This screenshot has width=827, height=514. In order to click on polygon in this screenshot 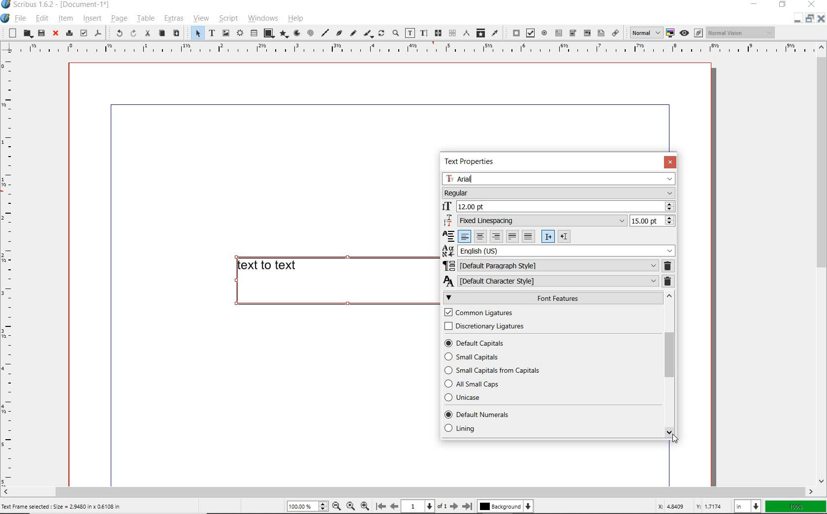, I will do `click(283, 34)`.